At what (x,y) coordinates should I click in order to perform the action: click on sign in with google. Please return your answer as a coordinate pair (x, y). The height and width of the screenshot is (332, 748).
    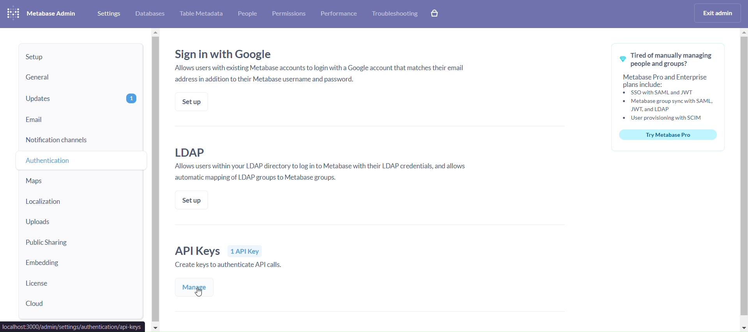
    Looking at the image, I should click on (321, 64).